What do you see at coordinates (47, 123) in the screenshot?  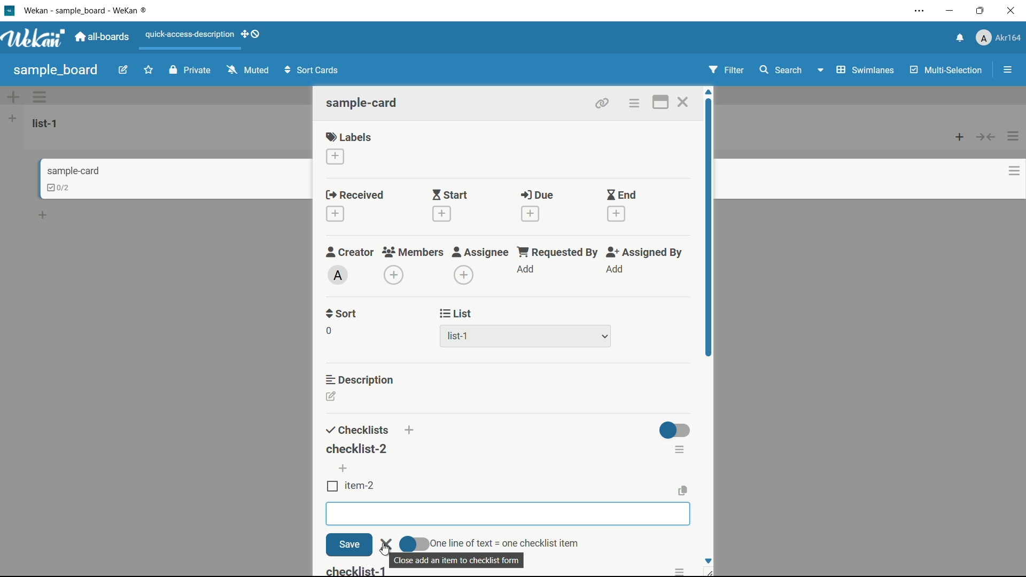 I see `list-1` at bounding box center [47, 123].